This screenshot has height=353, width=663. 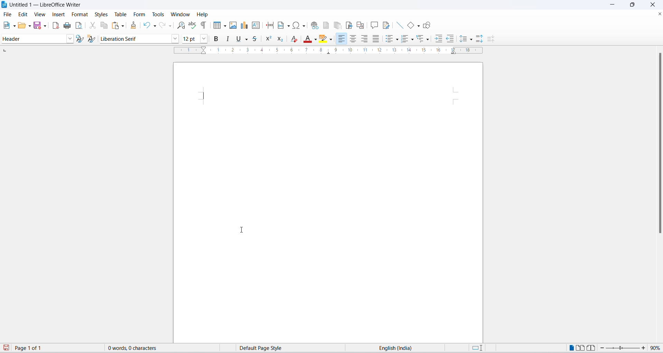 I want to click on new file, so click(x=7, y=26).